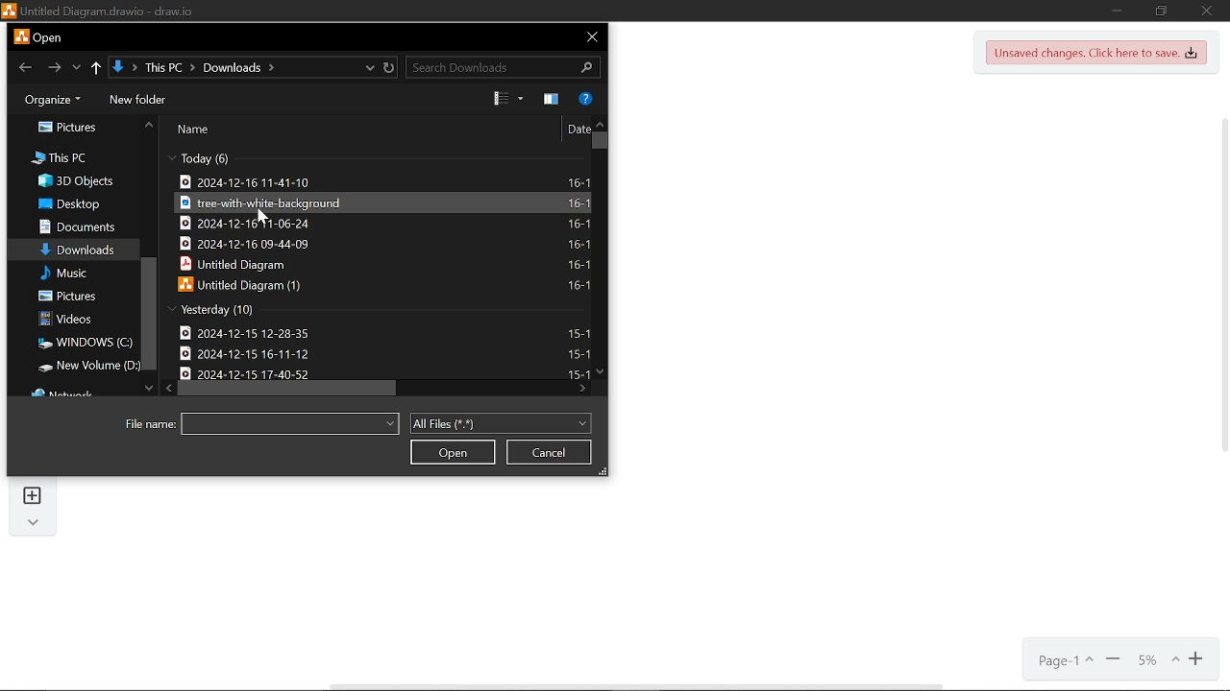 The width and height of the screenshot is (1230, 691). What do you see at coordinates (33, 496) in the screenshot?
I see `insert` at bounding box center [33, 496].